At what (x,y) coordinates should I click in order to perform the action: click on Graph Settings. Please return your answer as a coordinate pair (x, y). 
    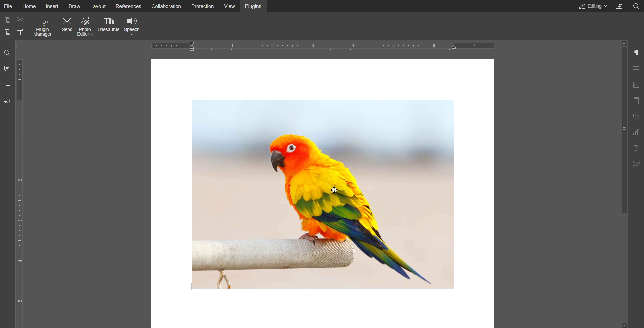
    Looking at the image, I should click on (636, 133).